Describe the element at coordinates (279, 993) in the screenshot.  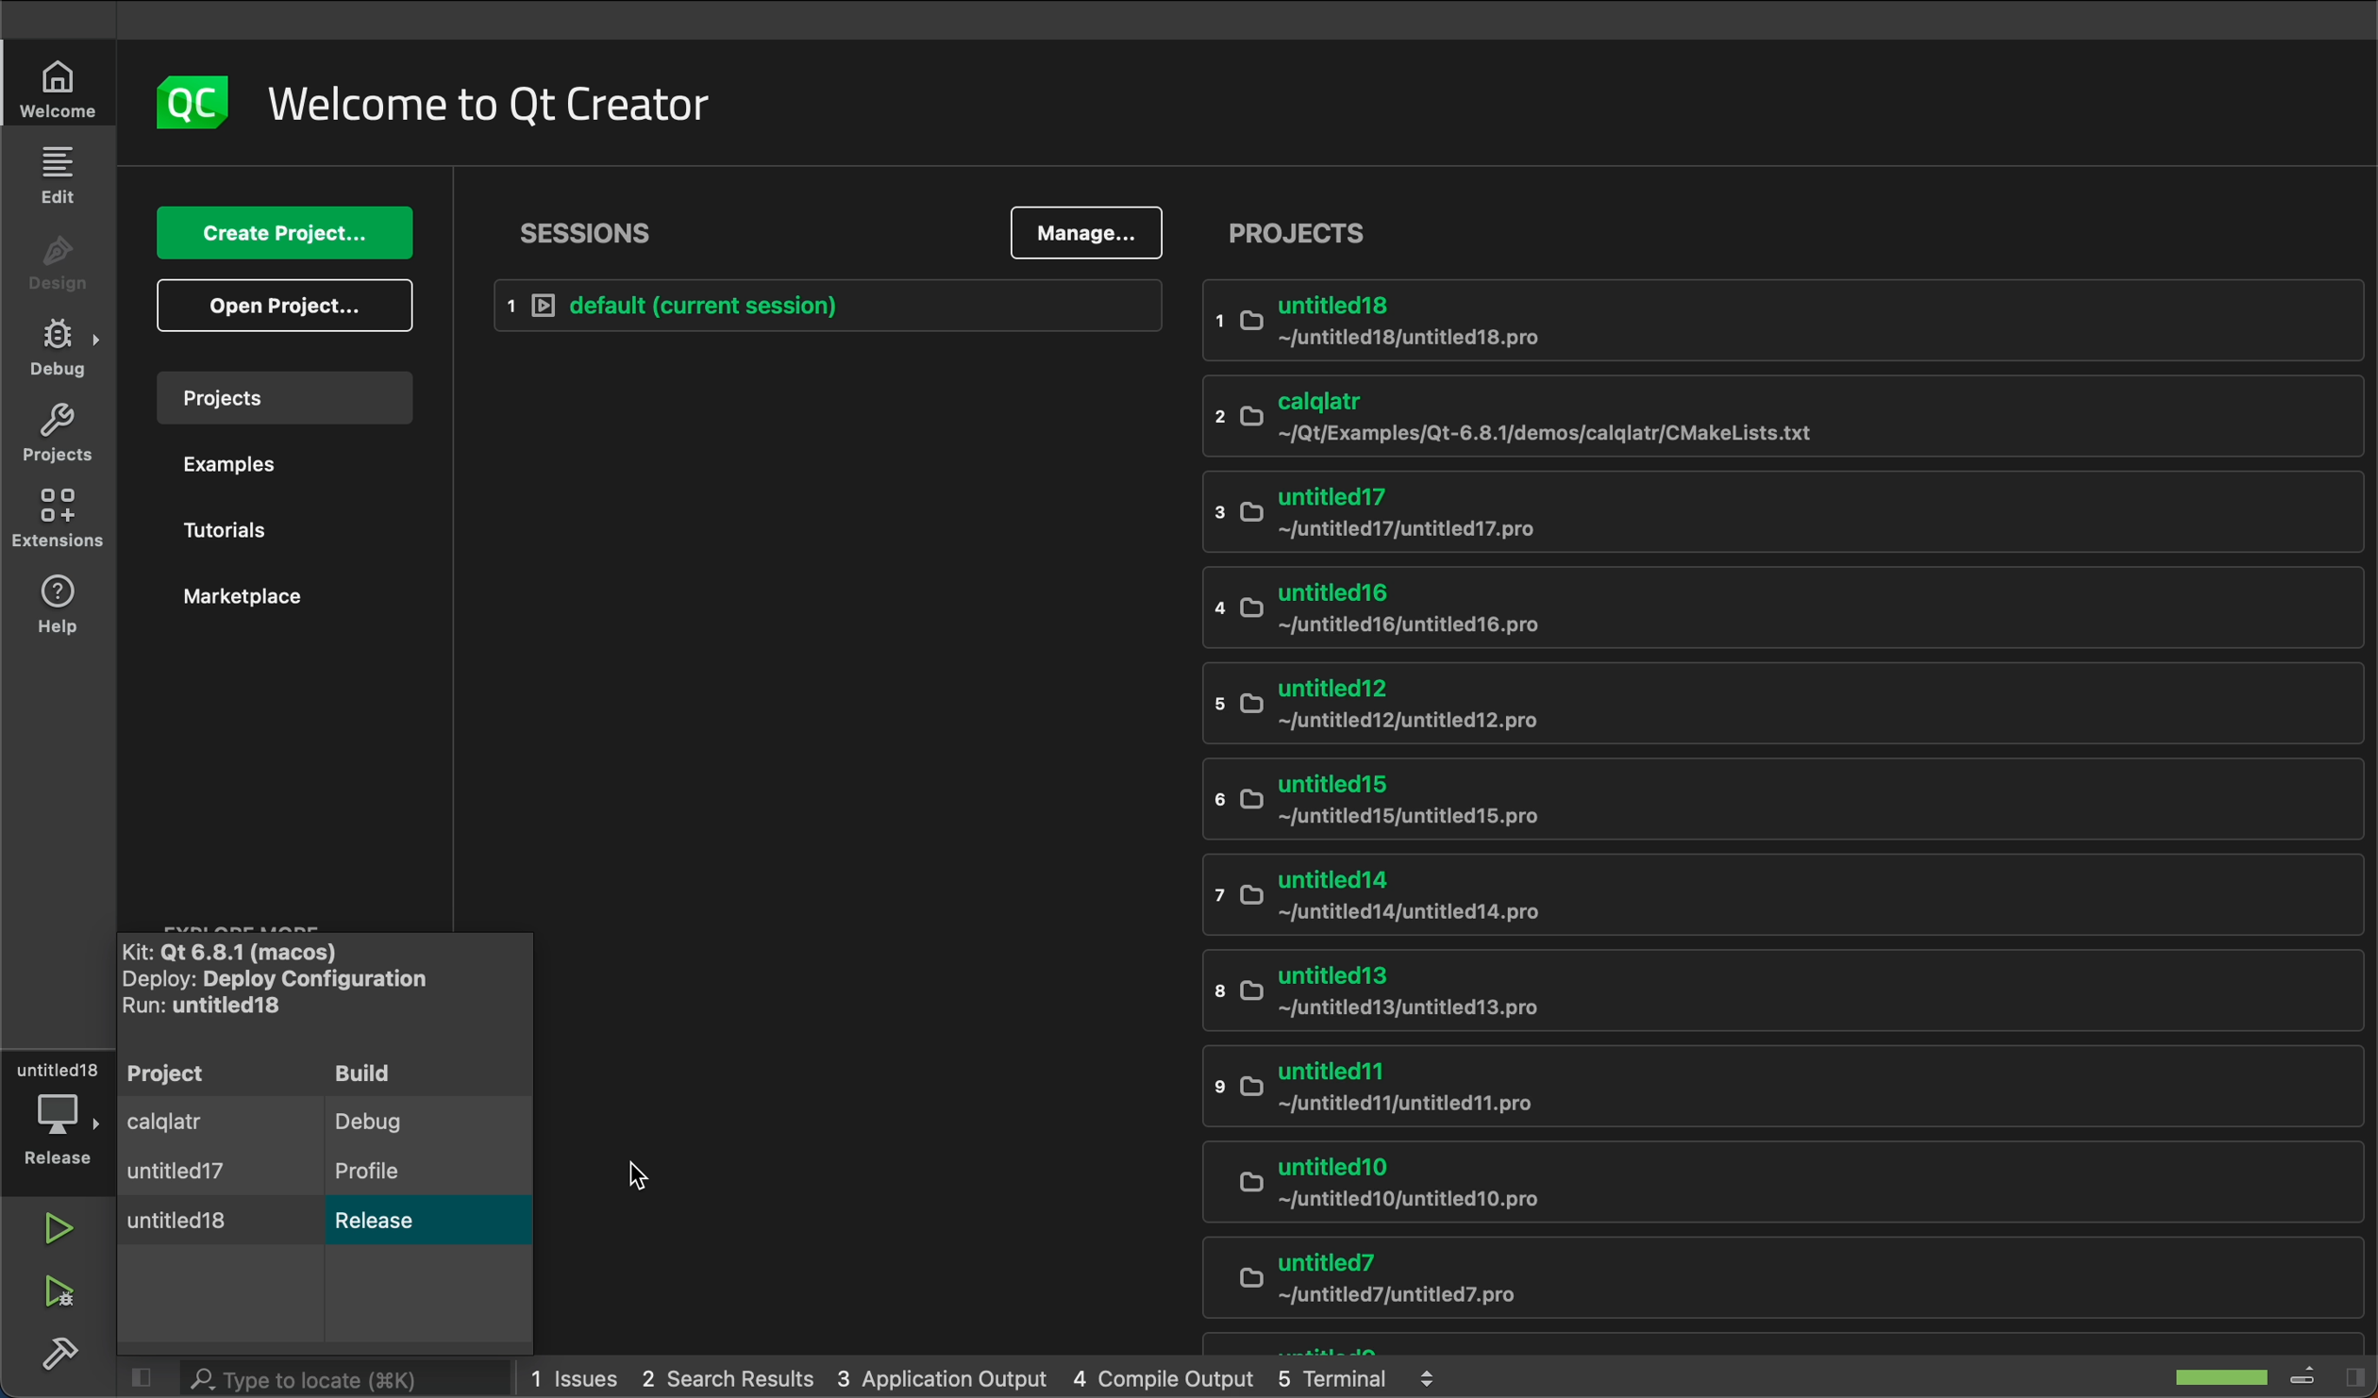
I see `deploy and run` at that location.